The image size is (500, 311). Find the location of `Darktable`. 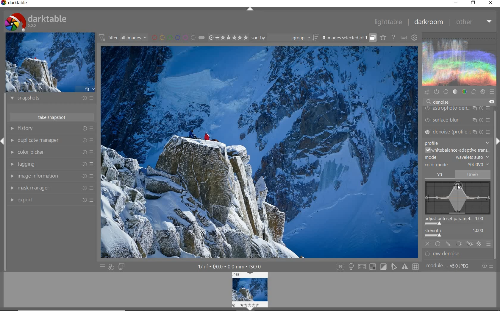

Darktable is located at coordinates (15, 4).